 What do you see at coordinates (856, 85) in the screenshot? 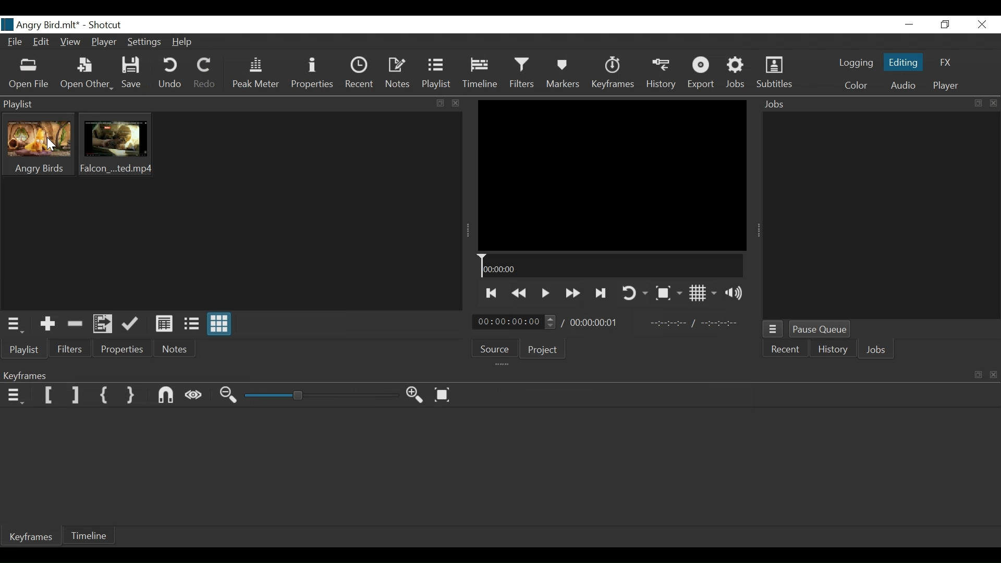
I see `Color` at bounding box center [856, 85].